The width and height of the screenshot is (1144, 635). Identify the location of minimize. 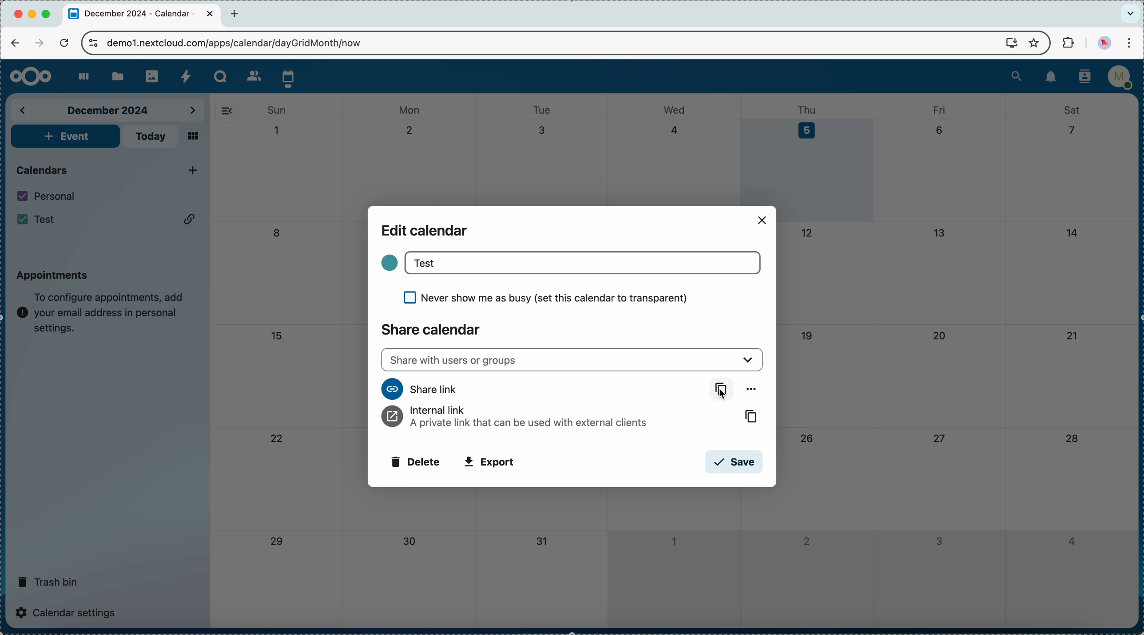
(34, 15).